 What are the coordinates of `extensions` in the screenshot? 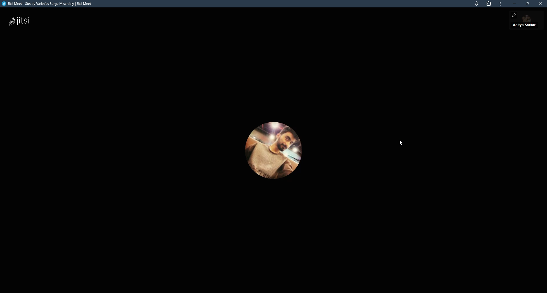 It's located at (488, 4).